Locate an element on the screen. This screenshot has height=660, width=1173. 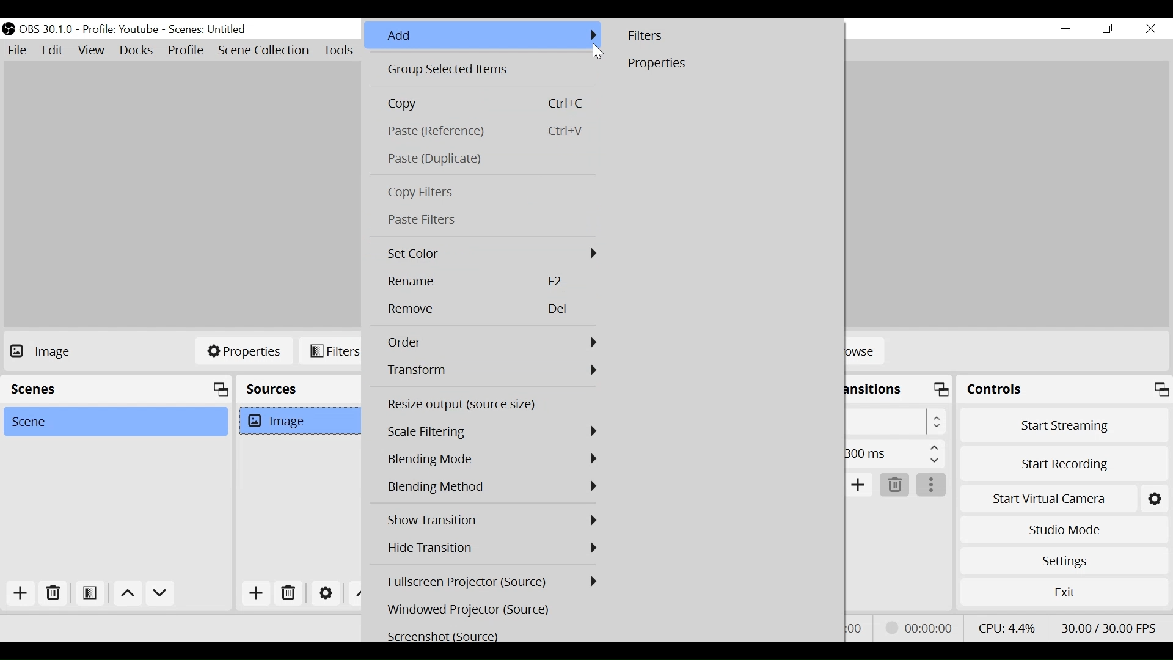
Transform is located at coordinates (492, 370).